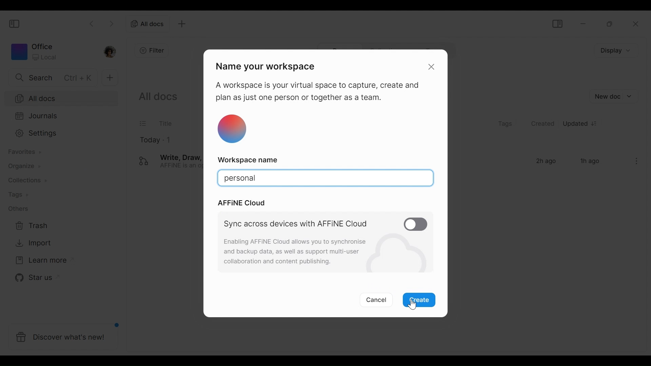 The width and height of the screenshot is (651, 366). What do you see at coordinates (182, 23) in the screenshot?
I see `New tab` at bounding box center [182, 23].